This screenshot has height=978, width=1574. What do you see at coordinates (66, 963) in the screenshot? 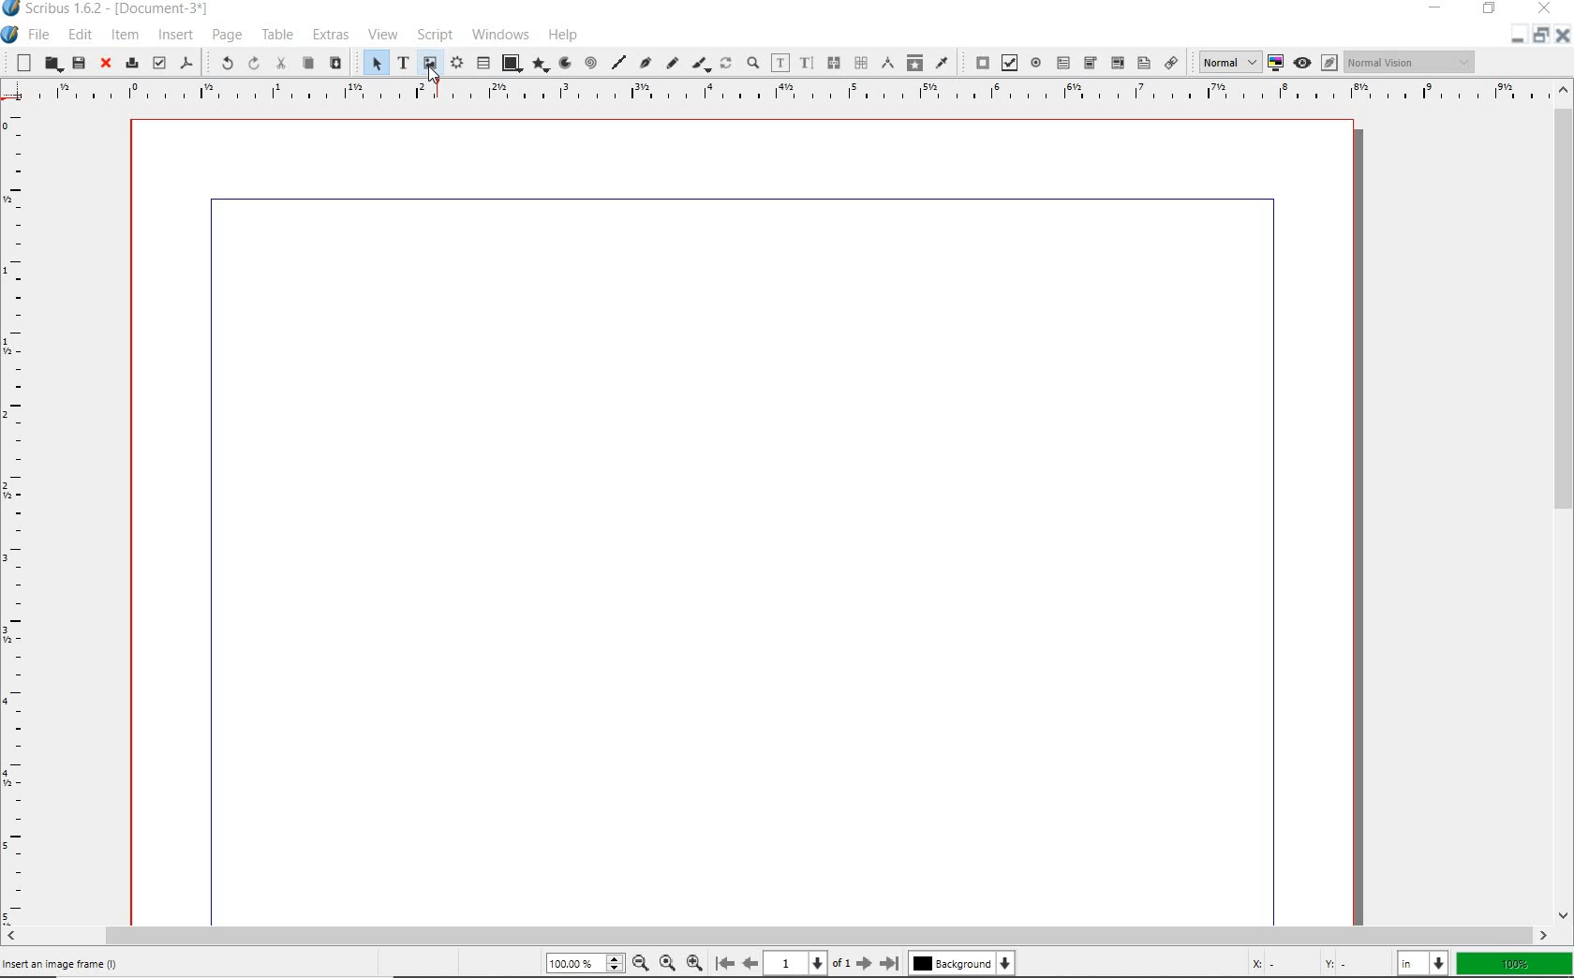
I see `INSERT AN IMAGE FRAME` at bounding box center [66, 963].